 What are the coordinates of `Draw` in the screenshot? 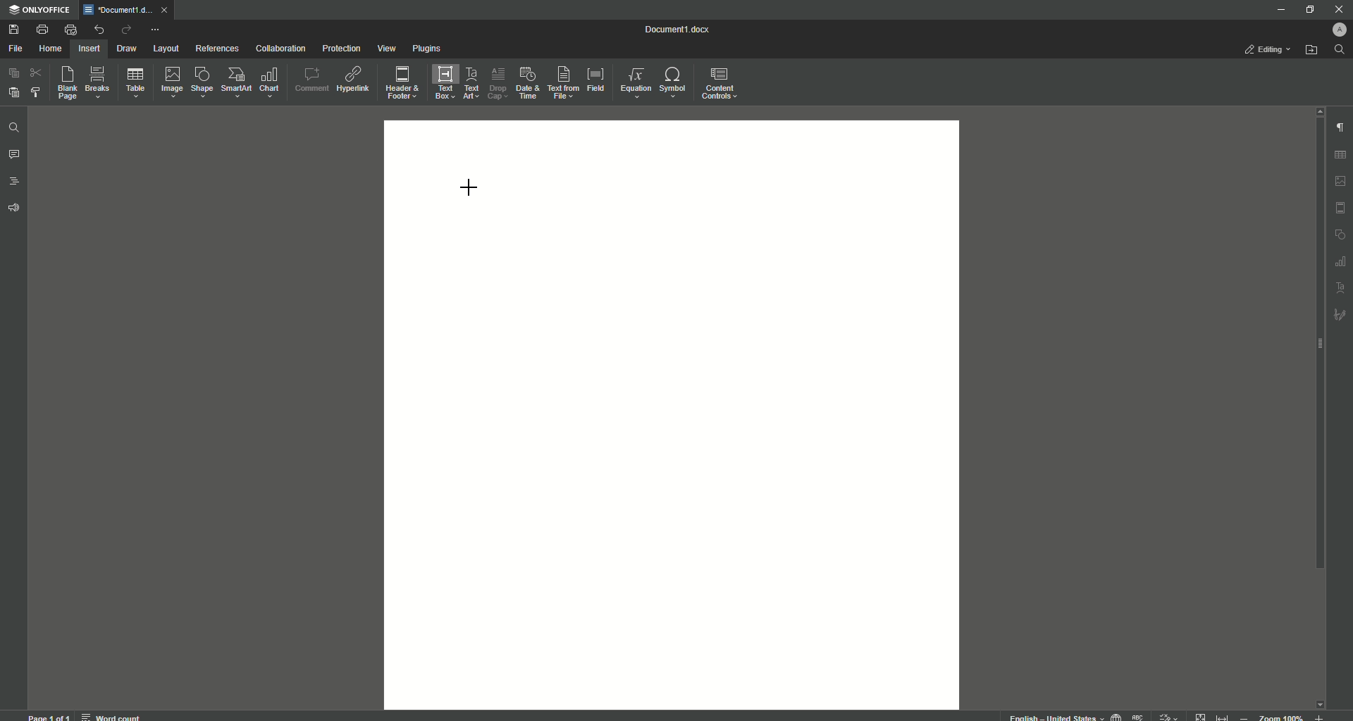 It's located at (128, 49).